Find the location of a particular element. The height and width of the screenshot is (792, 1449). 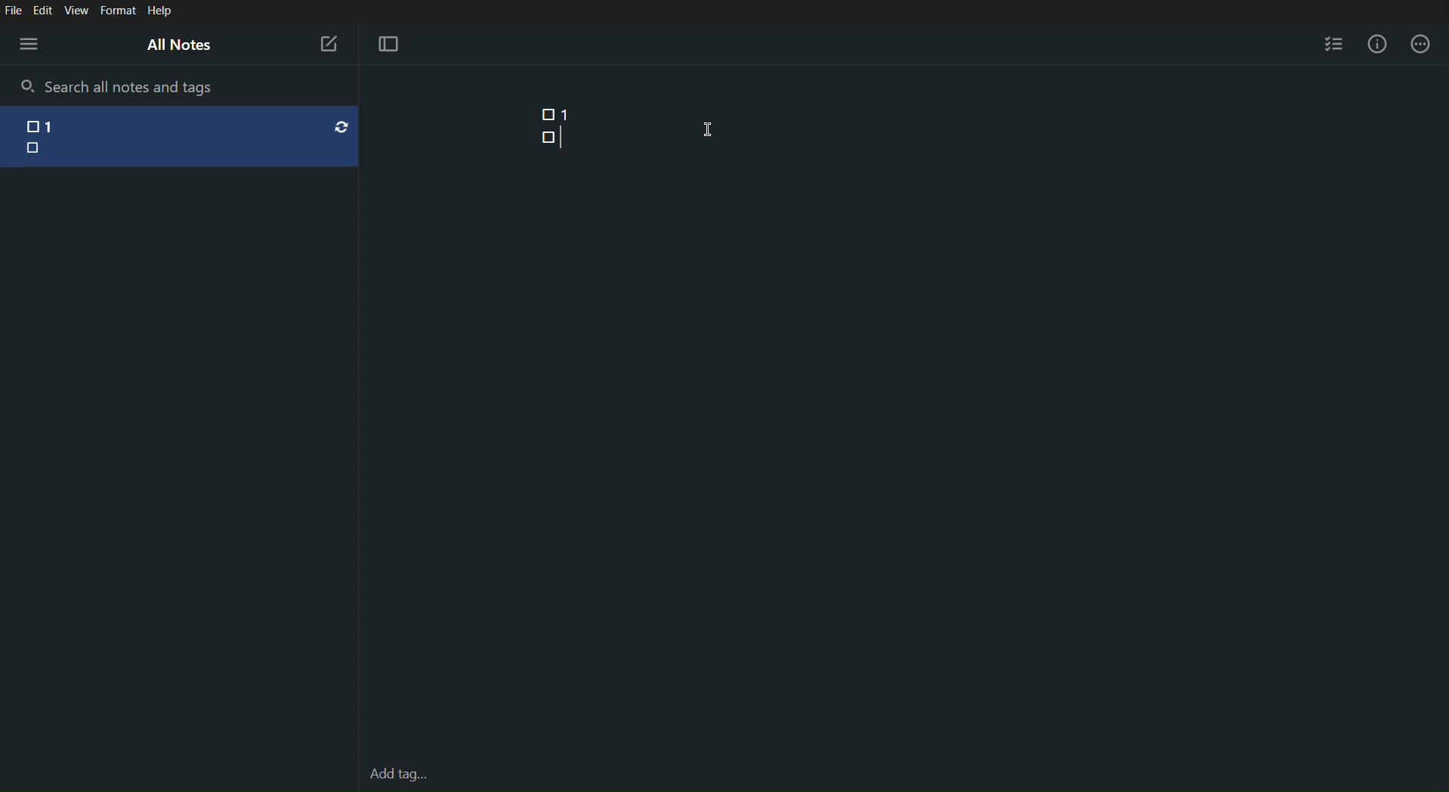

Cursor is located at coordinates (709, 129).